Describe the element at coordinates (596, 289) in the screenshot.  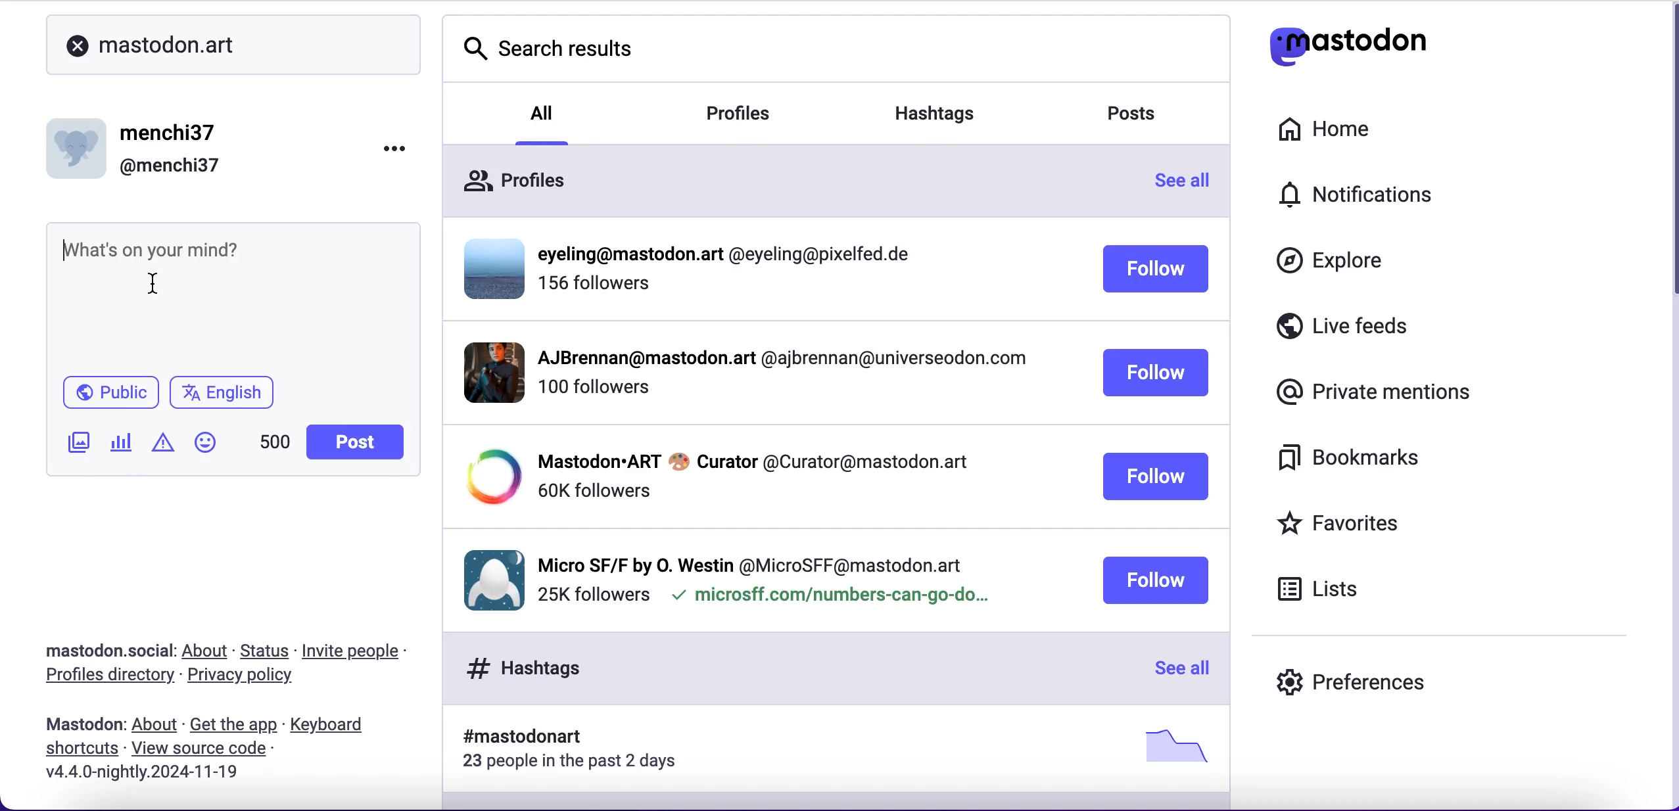
I see `followers` at that location.